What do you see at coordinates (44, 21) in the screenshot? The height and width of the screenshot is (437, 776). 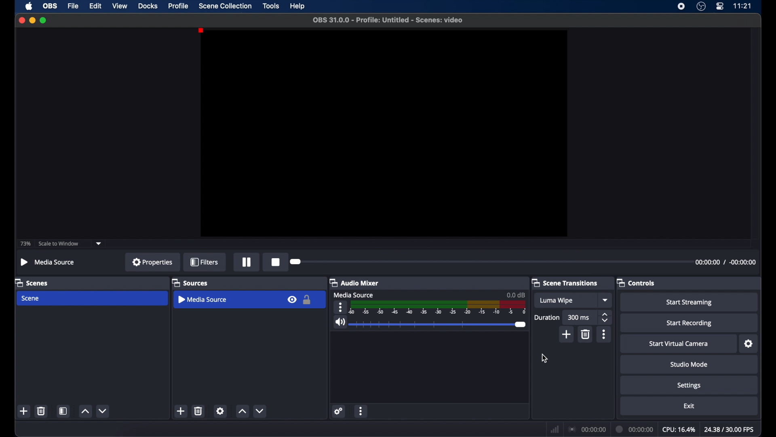 I see `maximize` at bounding box center [44, 21].